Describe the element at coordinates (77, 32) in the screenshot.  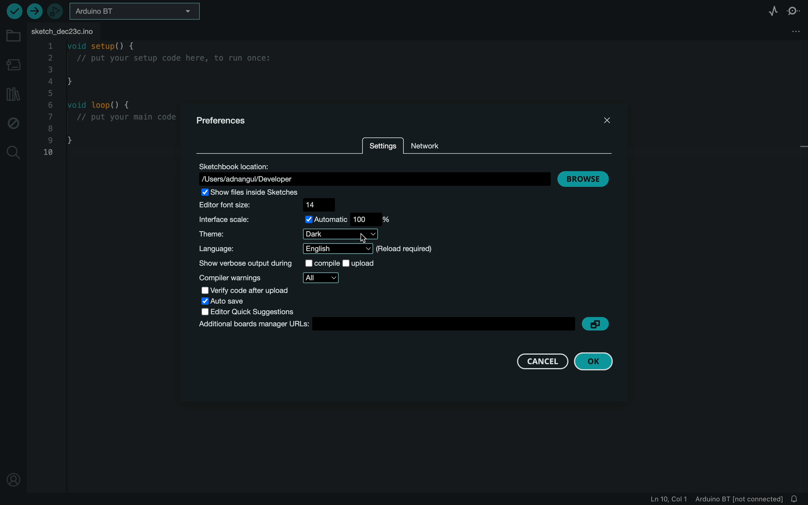
I see `file tab` at that location.